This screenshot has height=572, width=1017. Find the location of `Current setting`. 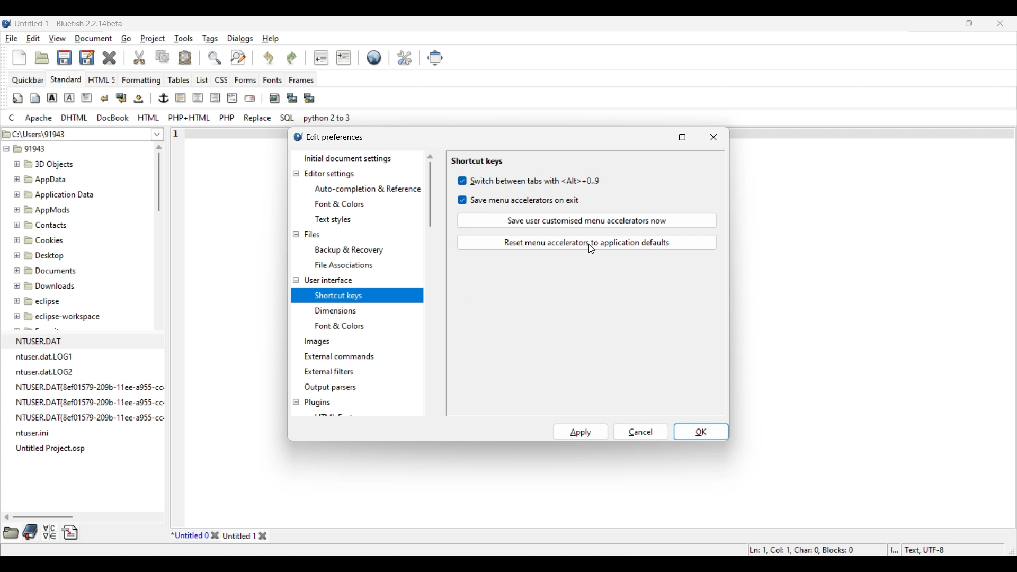

Current setting is located at coordinates (476, 162).